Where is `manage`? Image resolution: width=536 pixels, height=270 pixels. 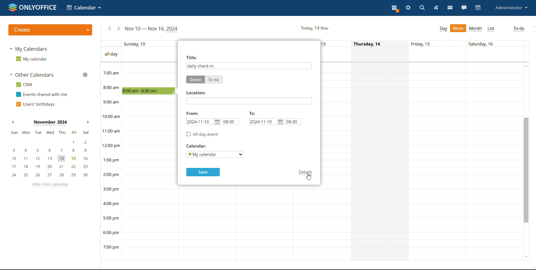 manage is located at coordinates (85, 75).